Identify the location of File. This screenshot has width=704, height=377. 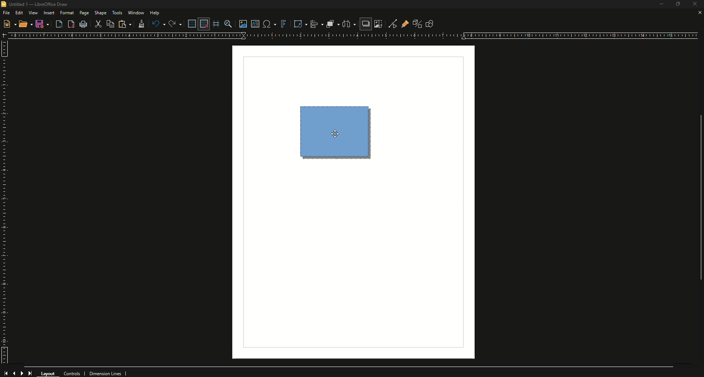
(6, 12).